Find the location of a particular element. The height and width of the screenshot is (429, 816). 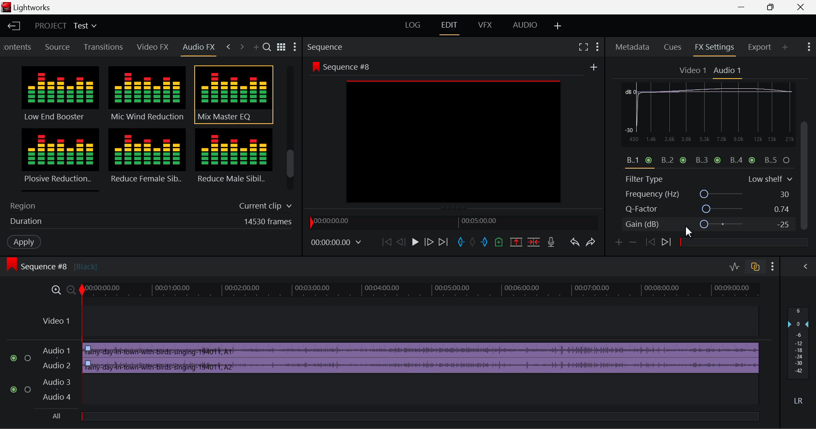

Region is located at coordinates (149, 204).